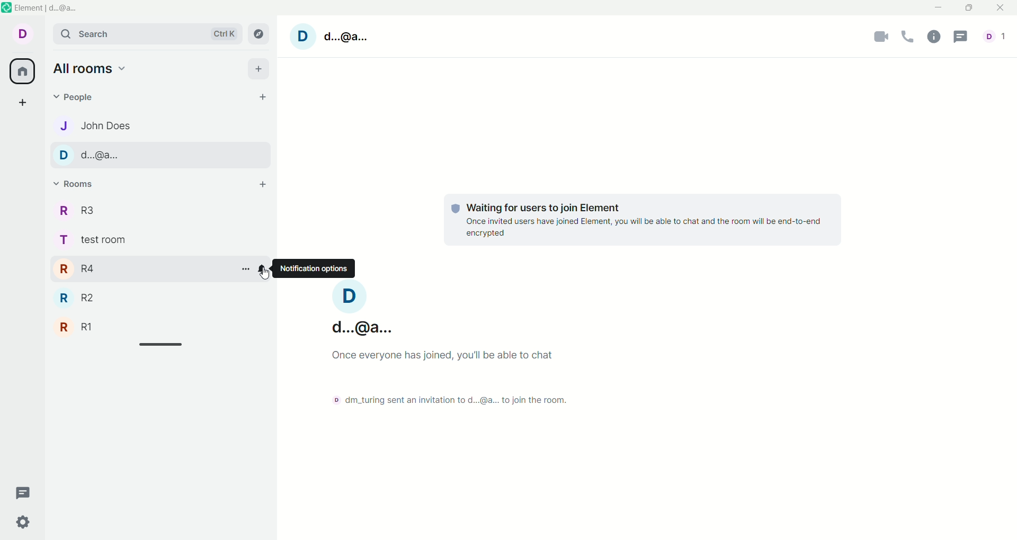 Image resolution: width=1017 pixels, height=540 pixels. Describe the element at coordinates (936, 36) in the screenshot. I see `room info` at that location.